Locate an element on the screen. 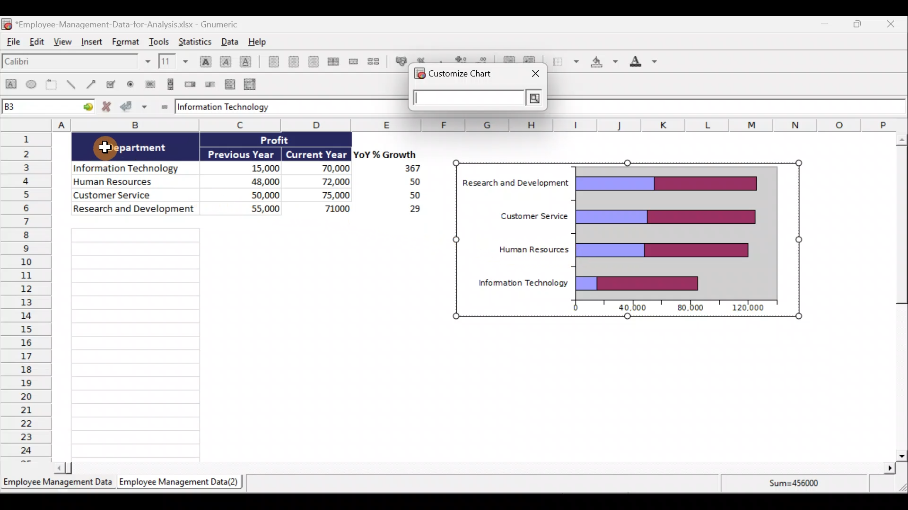  Maximize is located at coordinates (860, 24).